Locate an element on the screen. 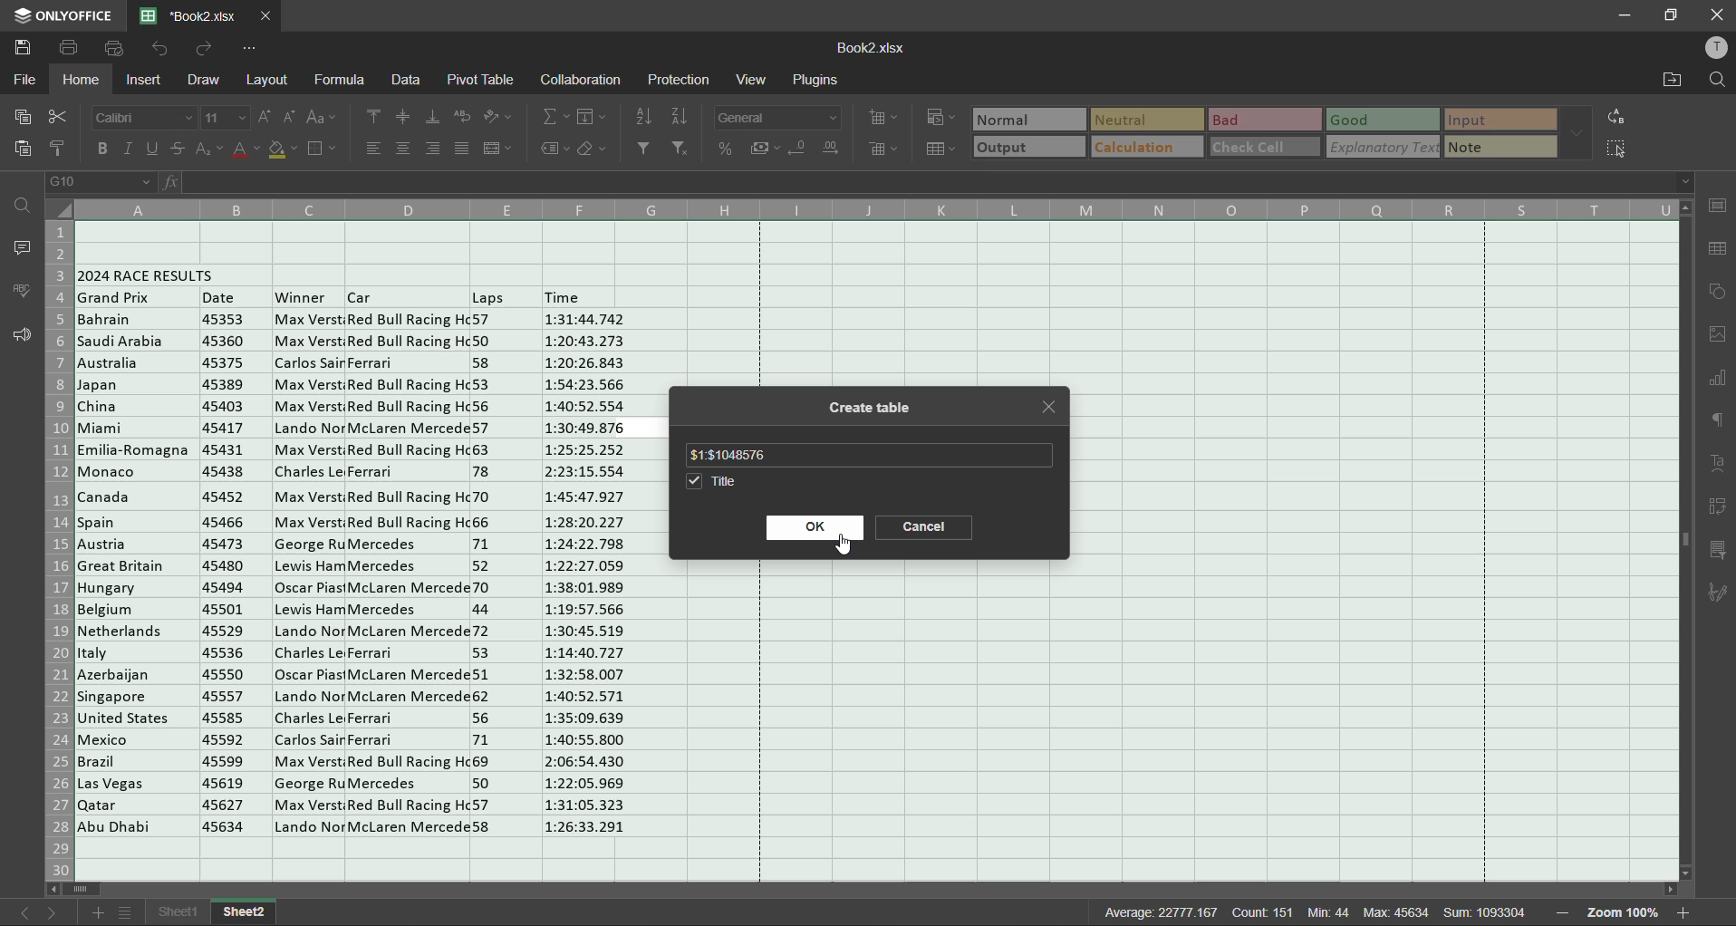  delete cells is located at coordinates (884, 150).